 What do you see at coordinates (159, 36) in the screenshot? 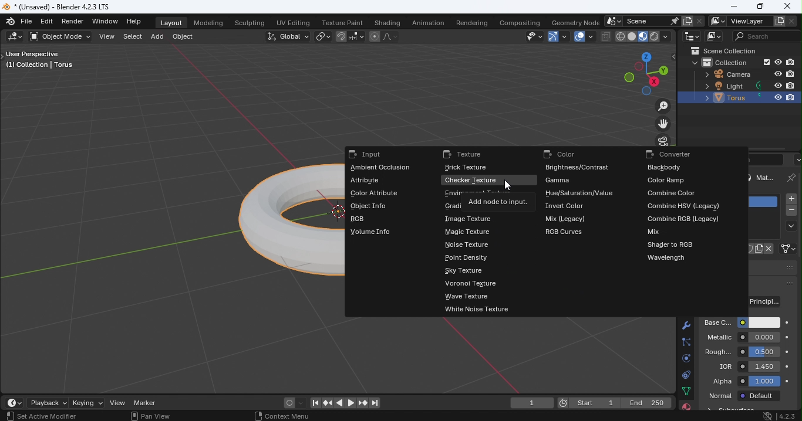
I see `Add` at bounding box center [159, 36].